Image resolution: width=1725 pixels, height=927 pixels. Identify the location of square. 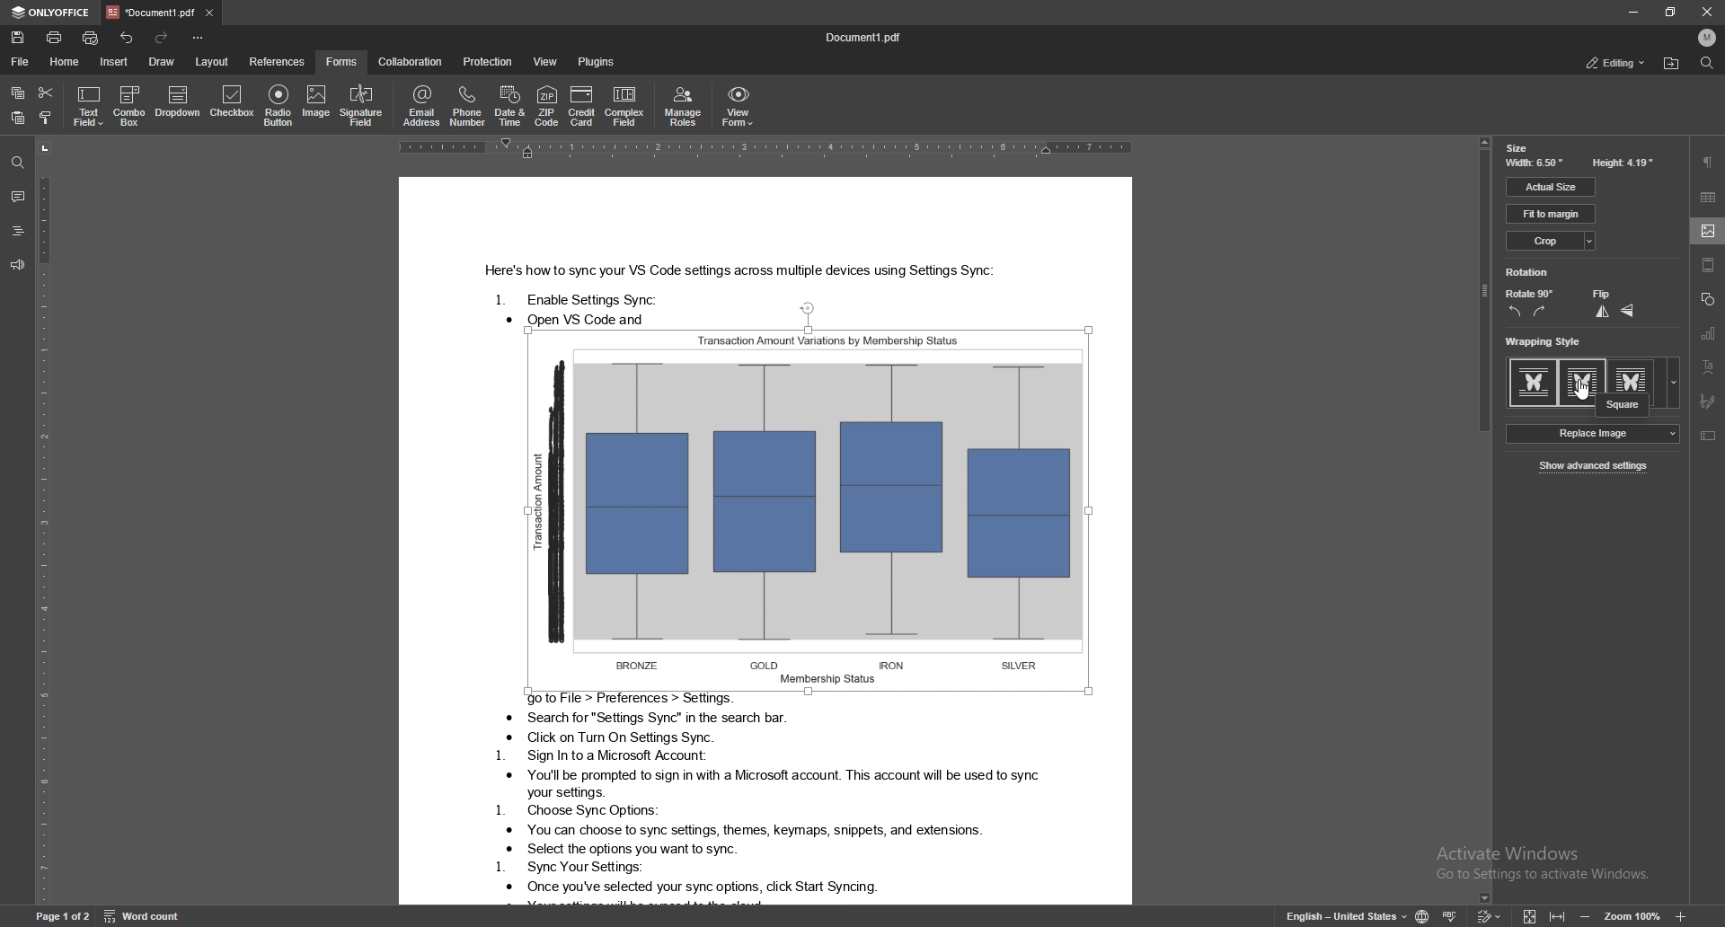
(1584, 378).